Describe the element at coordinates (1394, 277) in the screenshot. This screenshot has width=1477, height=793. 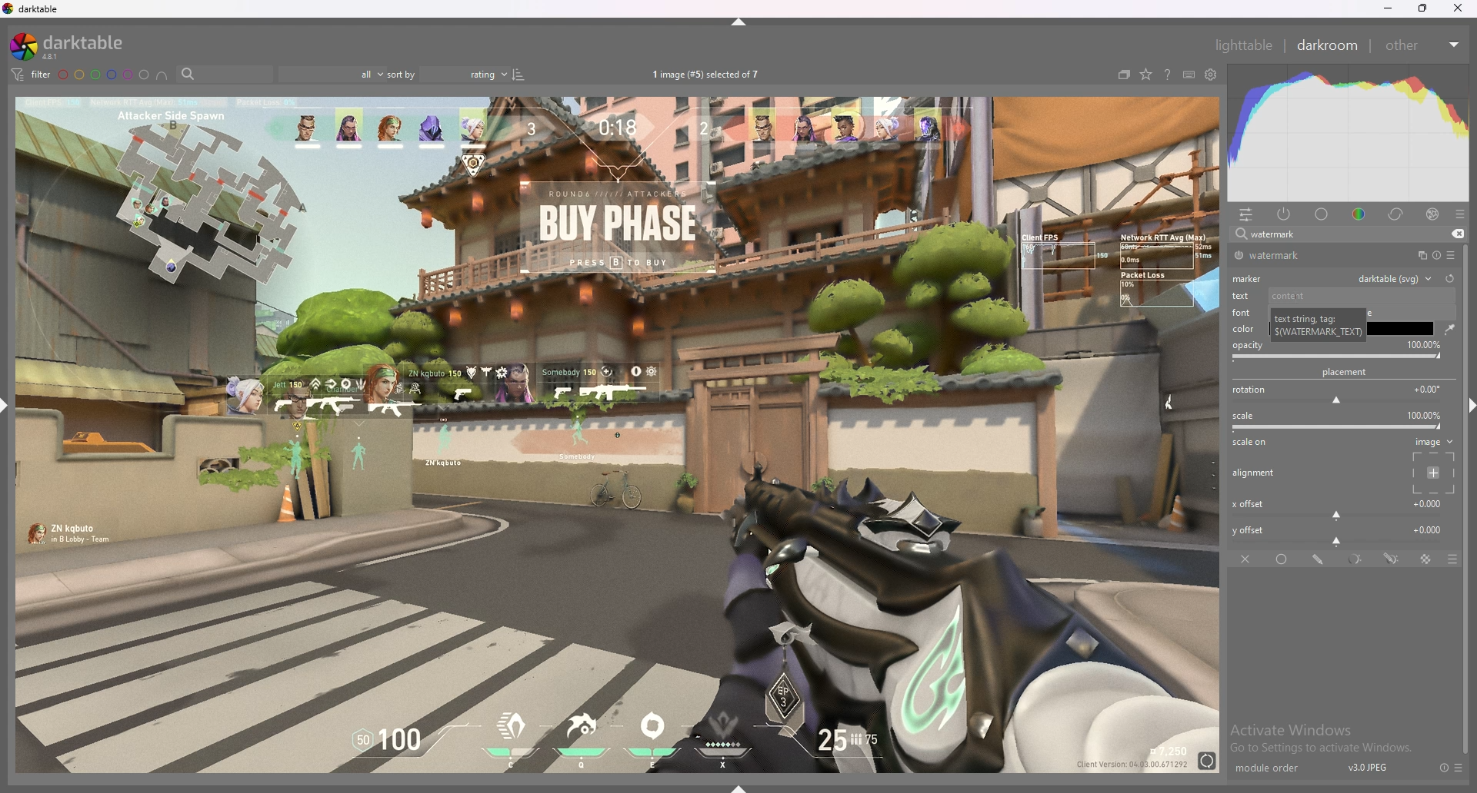
I see `marker type` at that location.